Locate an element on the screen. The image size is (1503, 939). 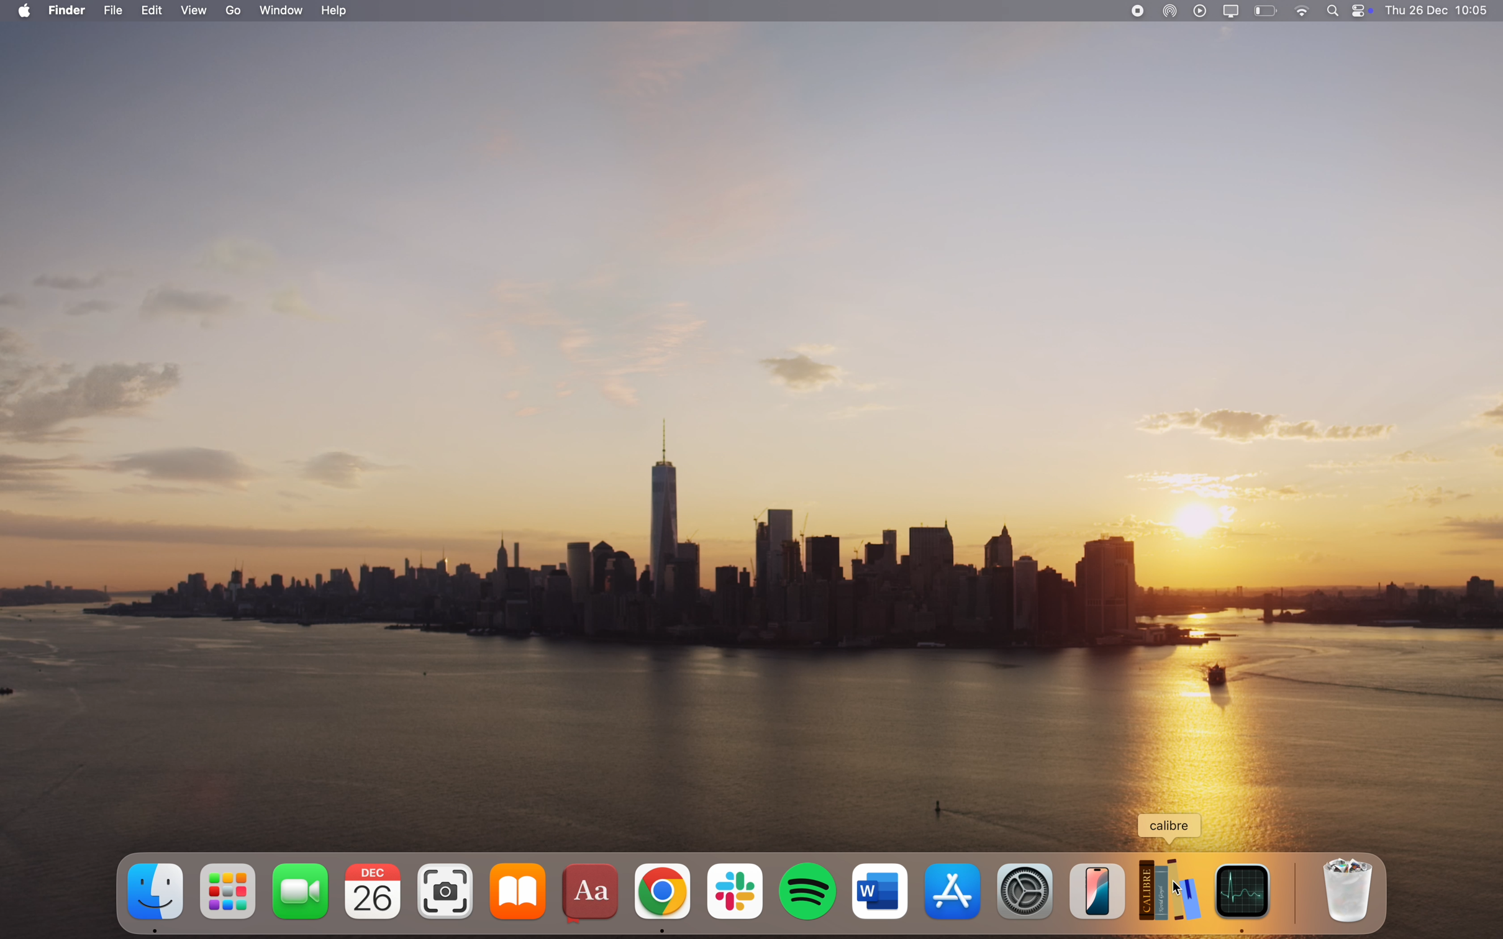
screen is located at coordinates (1232, 11).